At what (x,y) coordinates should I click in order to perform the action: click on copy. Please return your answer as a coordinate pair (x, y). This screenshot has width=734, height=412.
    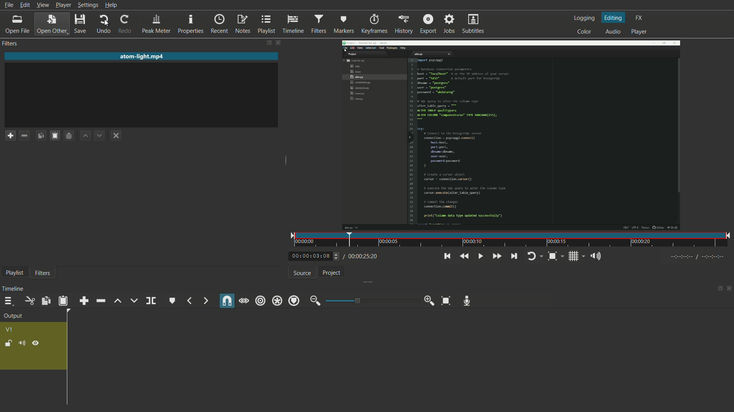
    Looking at the image, I should click on (45, 301).